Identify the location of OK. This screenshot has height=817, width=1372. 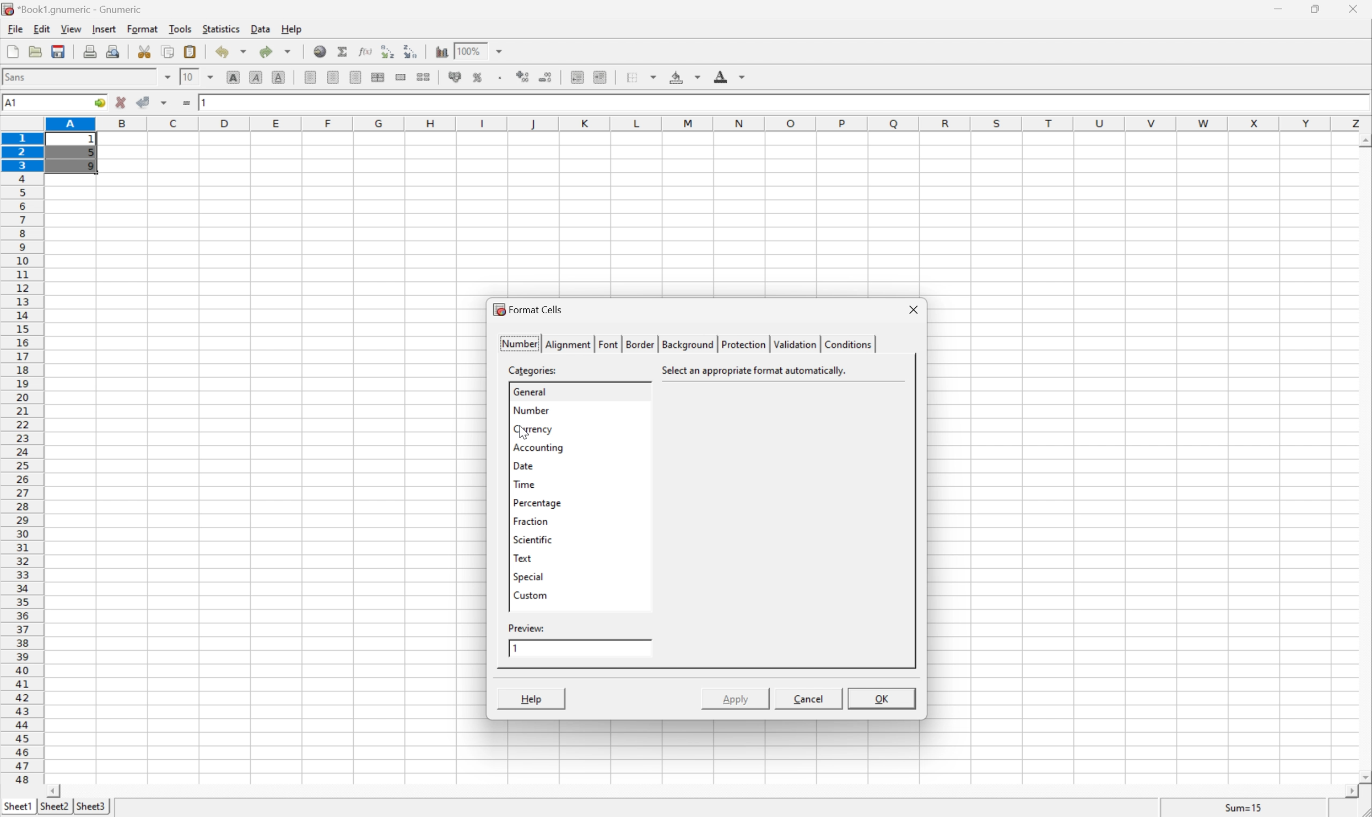
(883, 700).